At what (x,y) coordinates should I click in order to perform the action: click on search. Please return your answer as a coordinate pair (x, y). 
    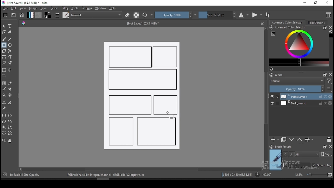
    Looking at the image, I should click on (297, 165).